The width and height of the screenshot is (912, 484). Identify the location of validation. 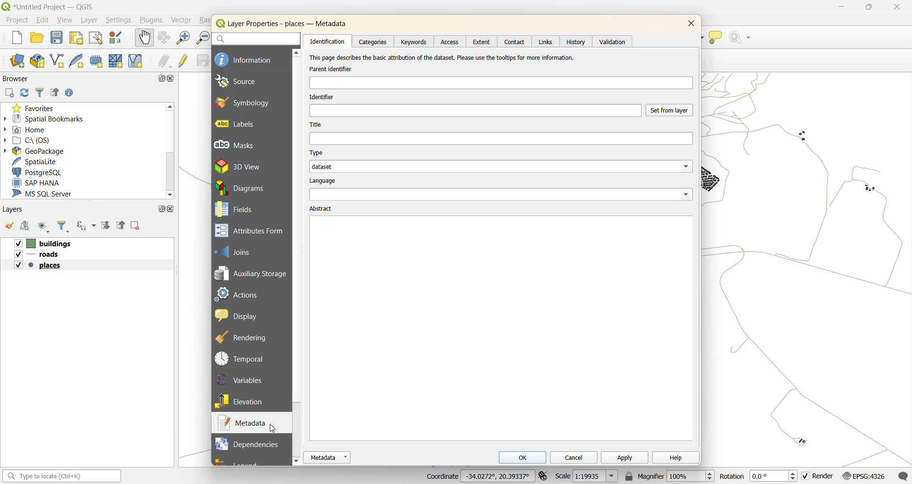
(609, 42).